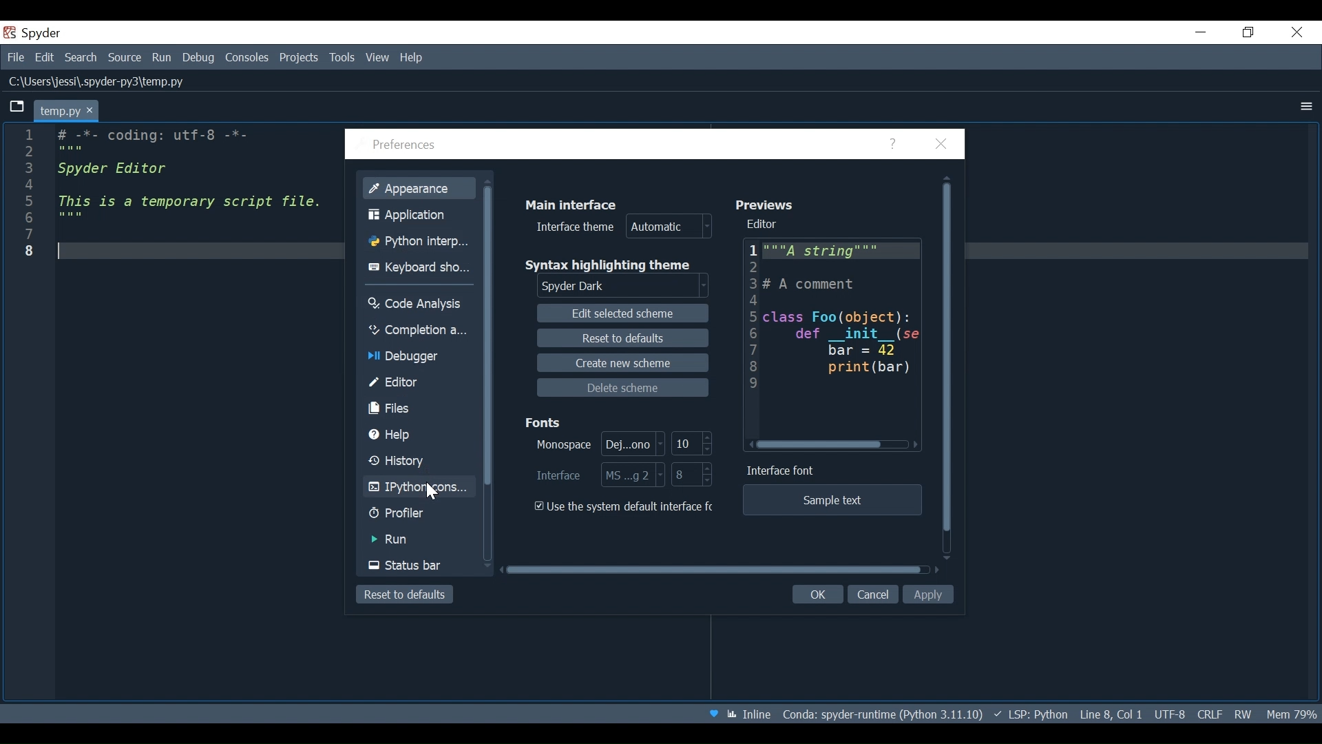  Describe the element at coordinates (1202, 33) in the screenshot. I see `` at that location.